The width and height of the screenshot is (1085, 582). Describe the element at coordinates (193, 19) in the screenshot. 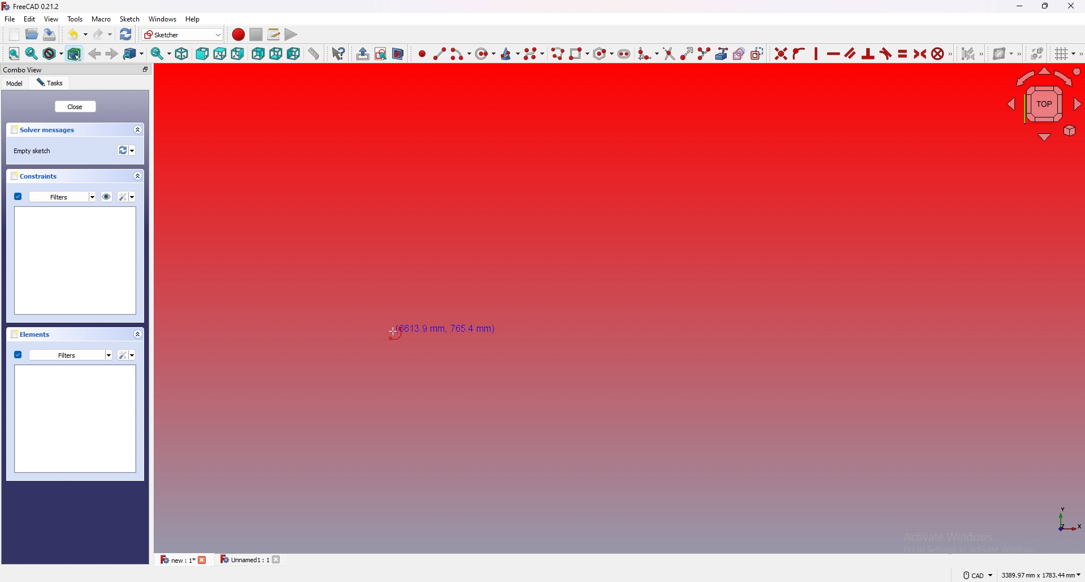

I see `help` at that location.